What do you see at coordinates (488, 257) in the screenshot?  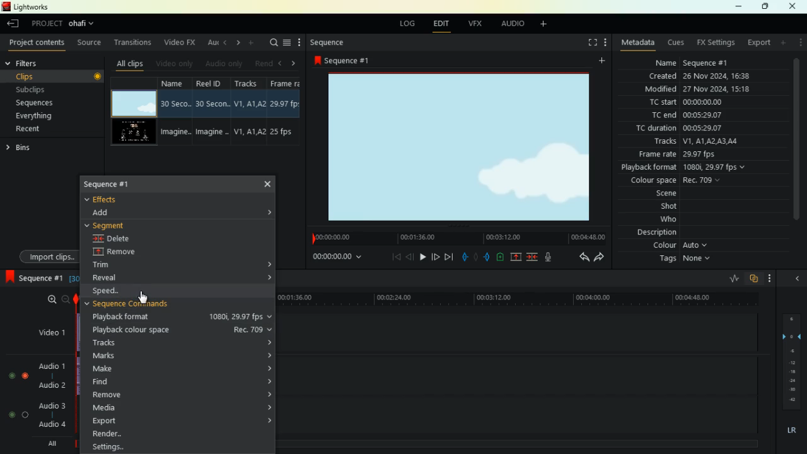 I see `push` at bounding box center [488, 257].